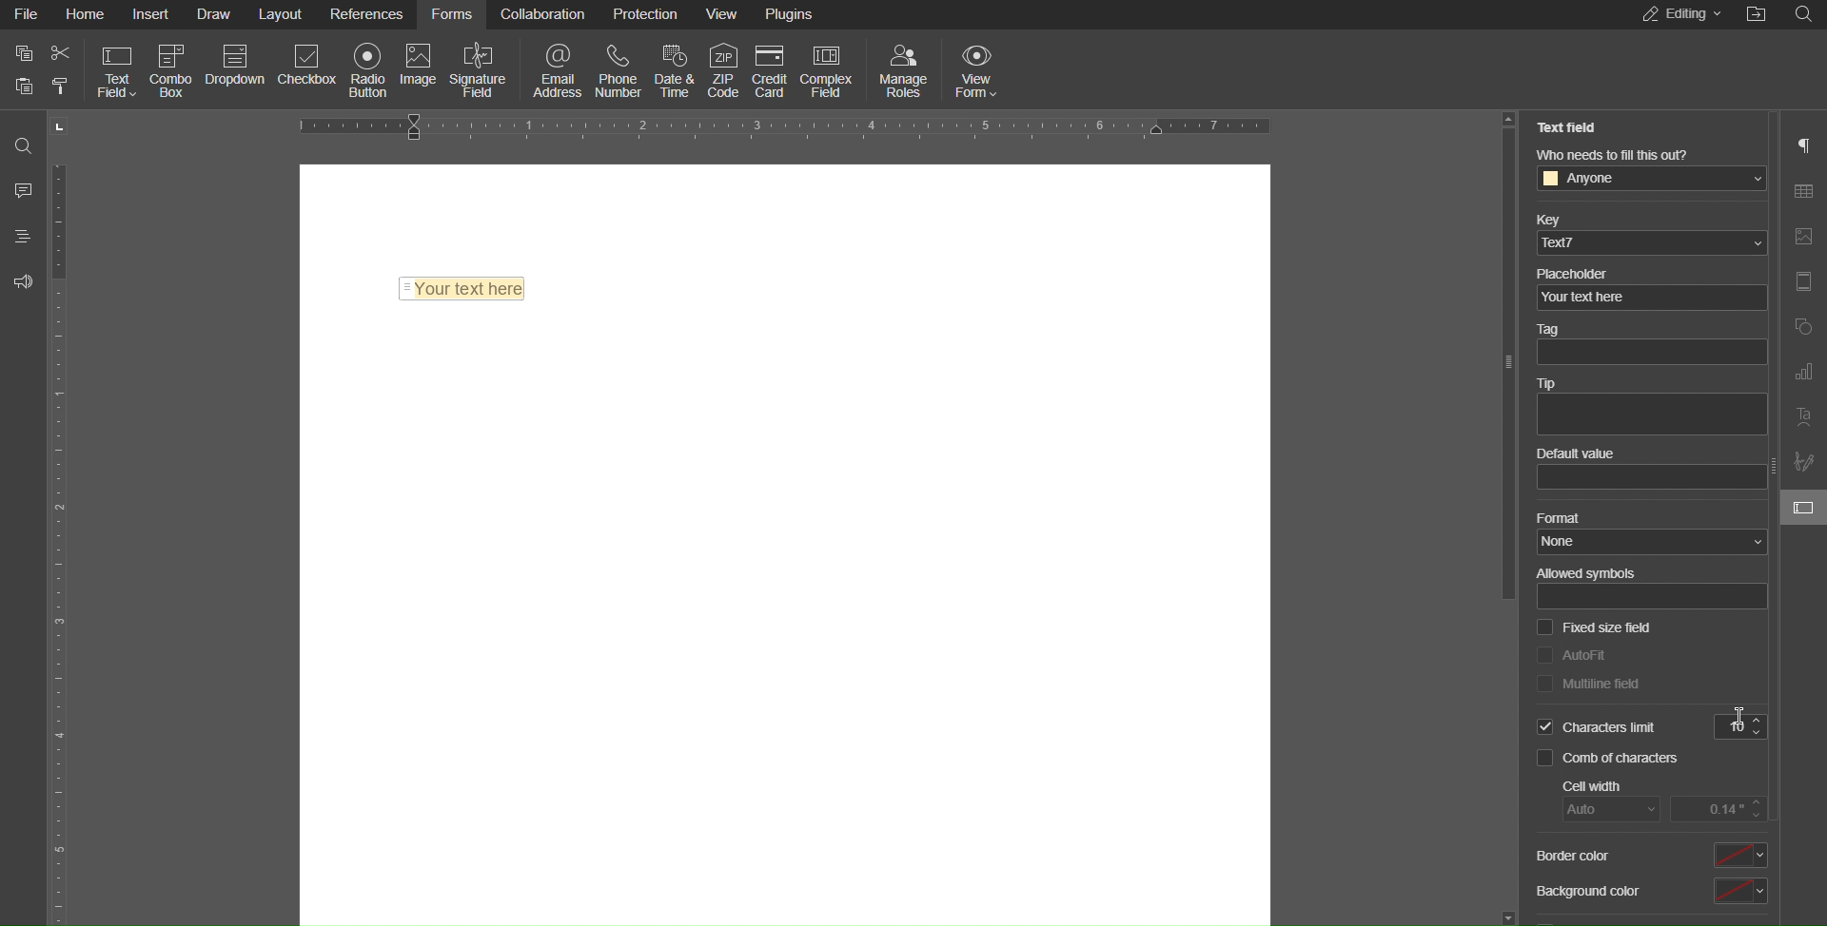  What do you see at coordinates (1649, 894) in the screenshot?
I see `Background color` at bounding box center [1649, 894].